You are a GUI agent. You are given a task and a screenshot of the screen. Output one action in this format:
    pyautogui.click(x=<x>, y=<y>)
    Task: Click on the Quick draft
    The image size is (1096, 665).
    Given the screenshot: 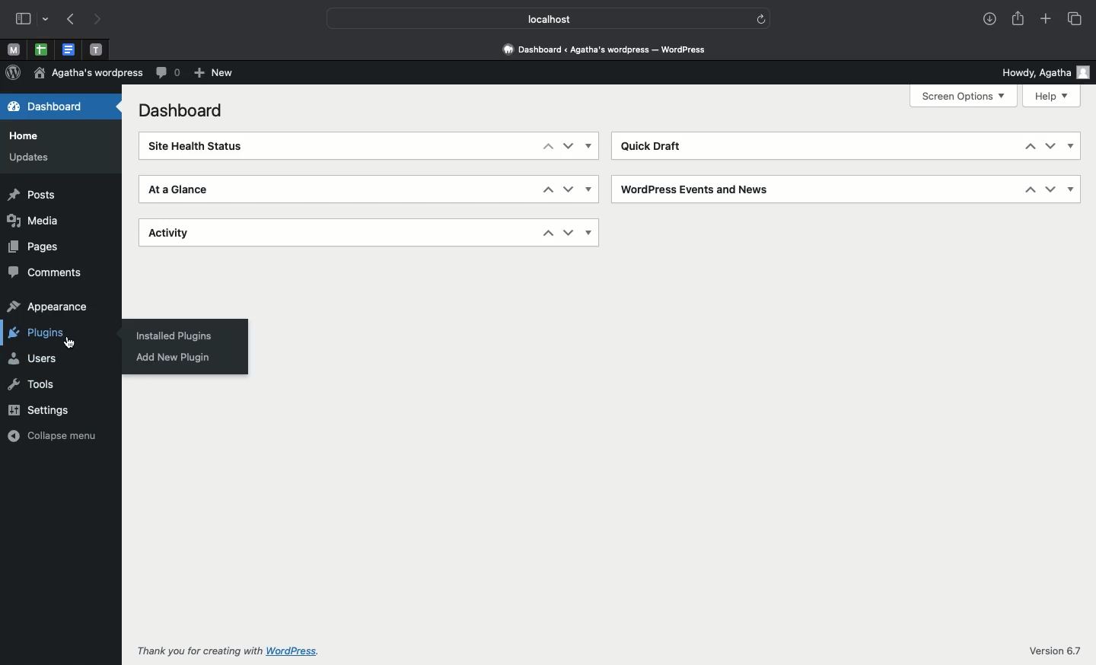 What is the action you would take?
    pyautogui.click(x=652, y=148)
    